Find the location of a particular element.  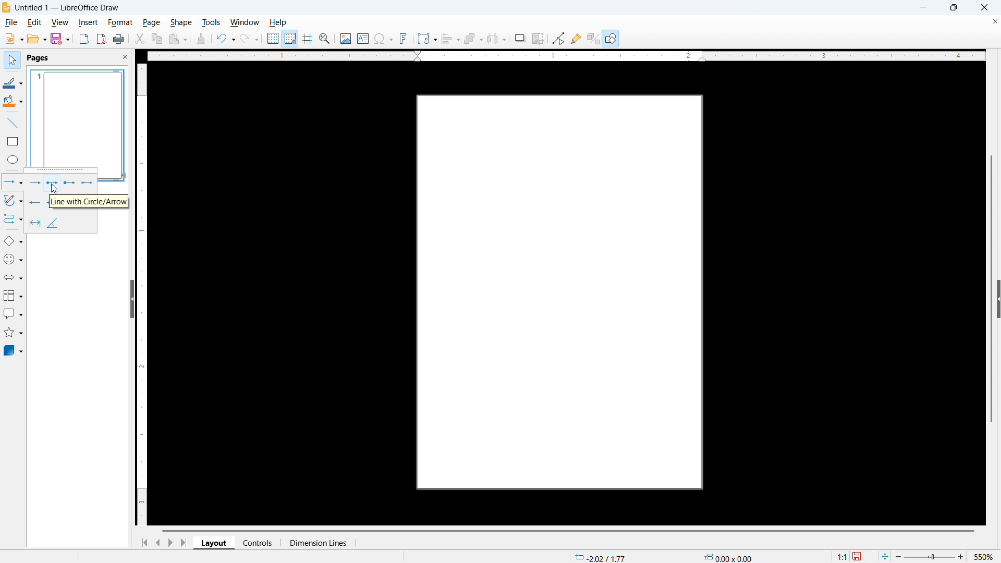

Line  is located at coordinates (13, 124).